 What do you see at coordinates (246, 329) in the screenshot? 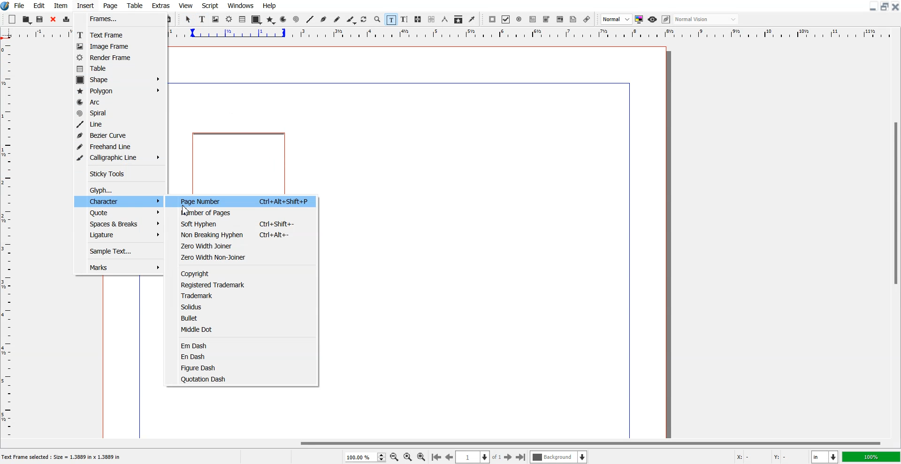
I see `Middle Dot` at bounding box center [246, 329].